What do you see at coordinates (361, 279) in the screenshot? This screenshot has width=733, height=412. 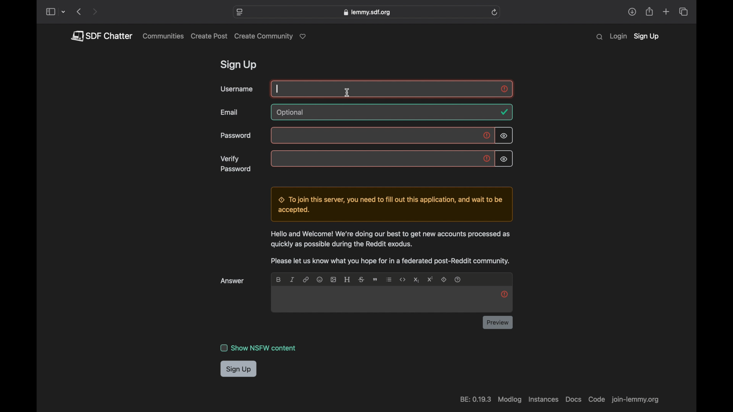 I see `strikethrough` at bounding box center [361, 279].